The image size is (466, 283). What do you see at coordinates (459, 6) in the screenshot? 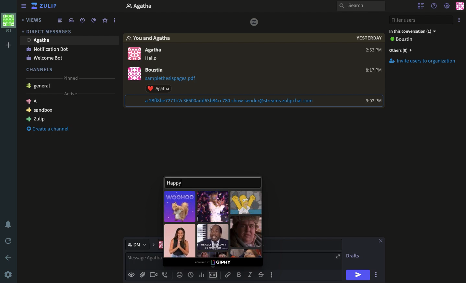
I see `Profile` at bounding box center [459, 6].